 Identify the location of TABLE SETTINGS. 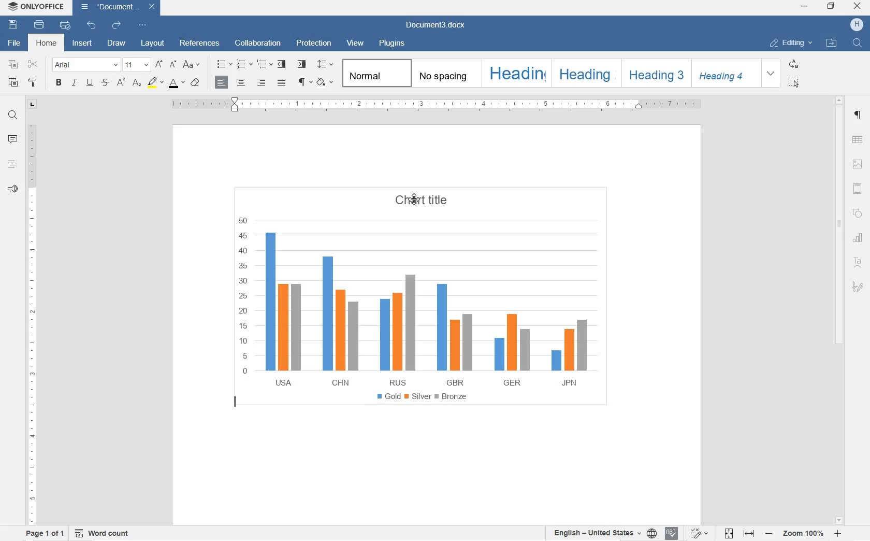
(858, 139).